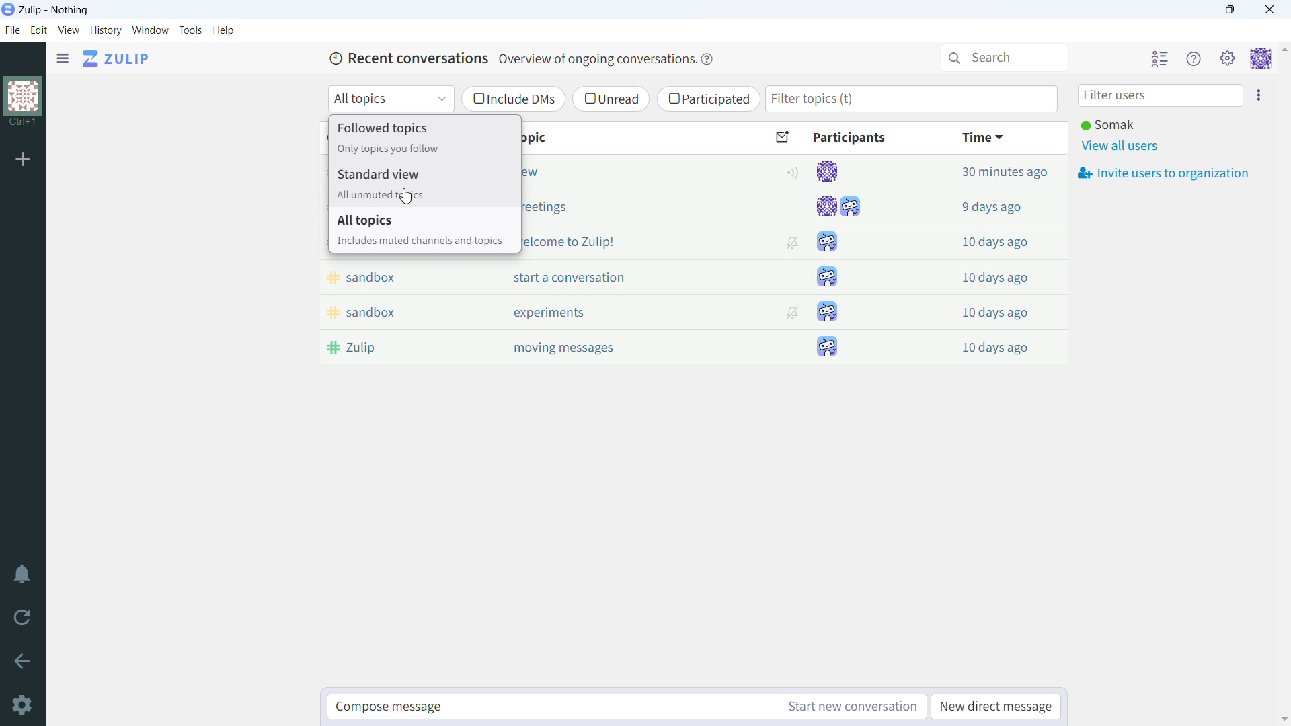 This screenshot has height=726, width=1291. What do you see at coordinates (1160, 58) in the screenshot?
I see `hide user list` at bounding box center [1160, 58].